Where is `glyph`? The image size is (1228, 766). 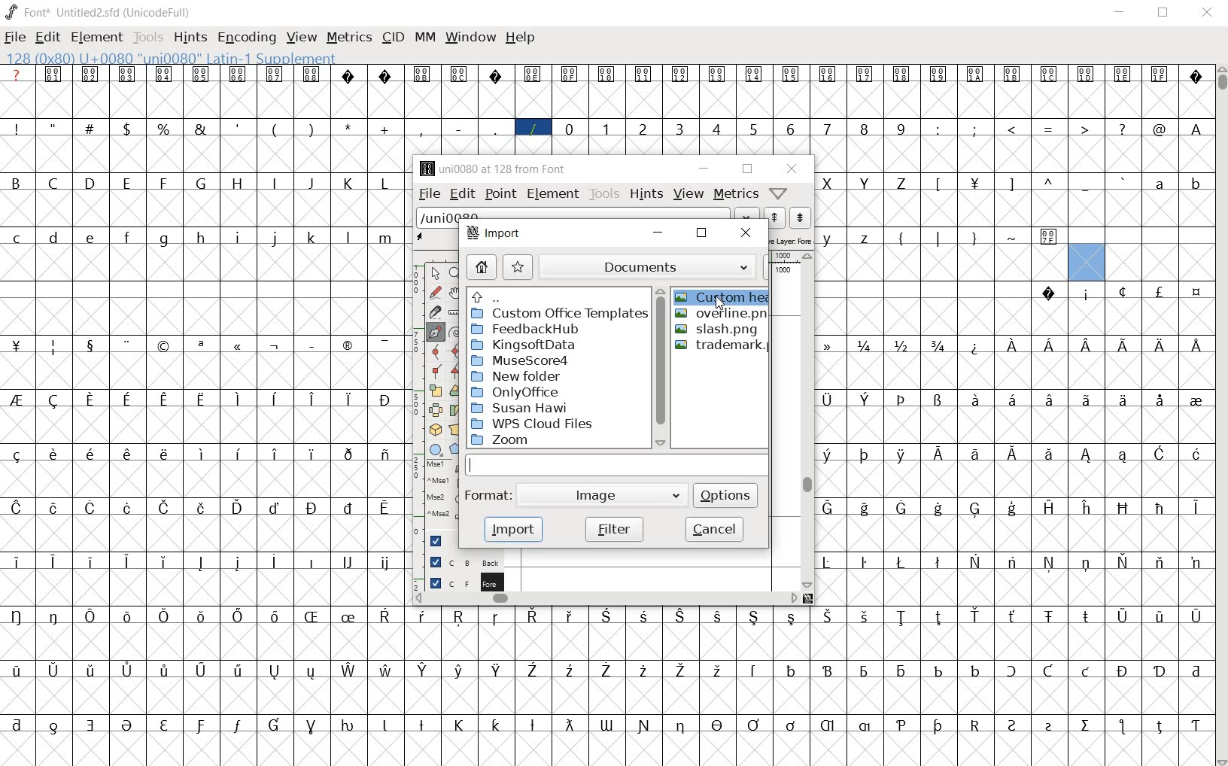 glyph is located at coordinates (900, 184).